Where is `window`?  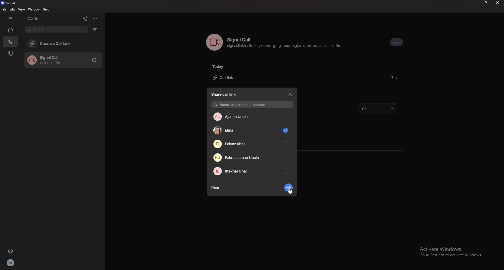 window is located at coordinates (34, 9).